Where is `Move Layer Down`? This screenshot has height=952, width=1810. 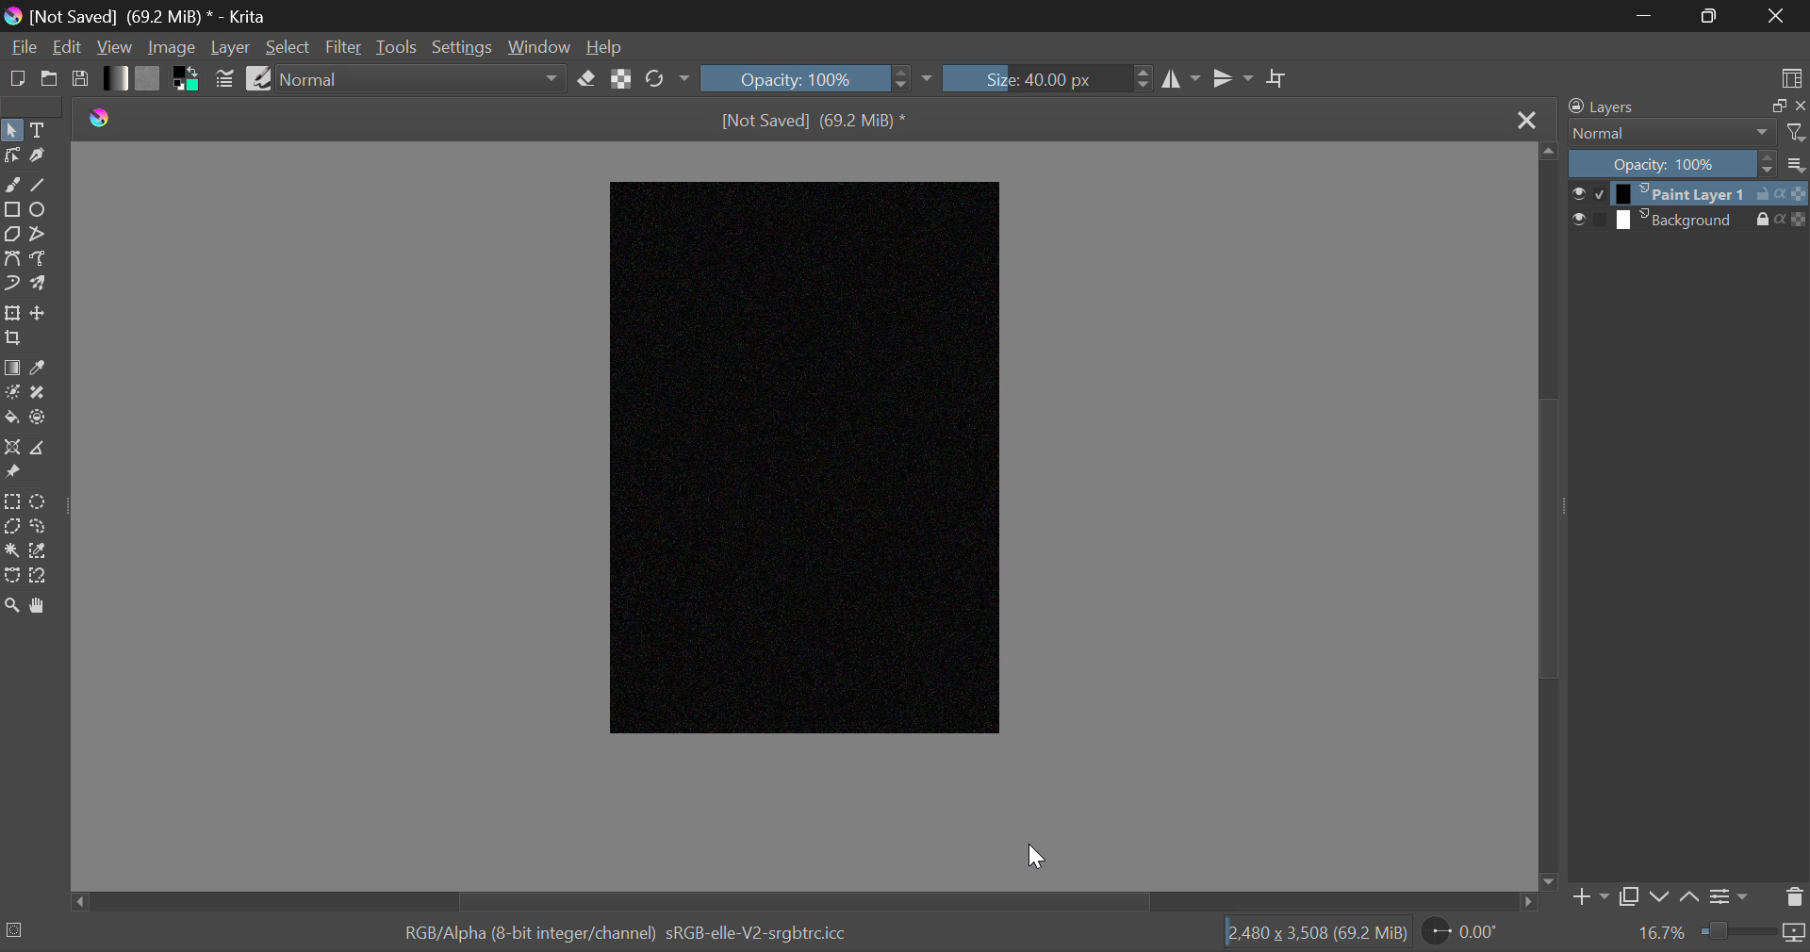
Move Layer Down is located at coordinates (1661, 895).